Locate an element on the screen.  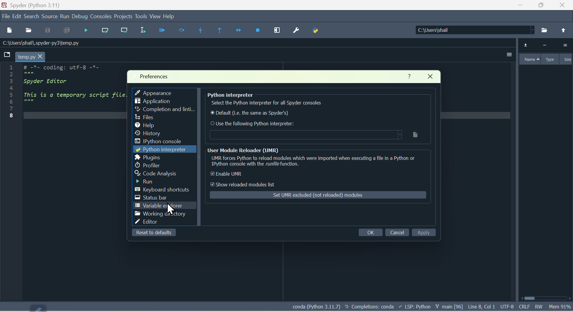
 is located at coordinates (146, 117).